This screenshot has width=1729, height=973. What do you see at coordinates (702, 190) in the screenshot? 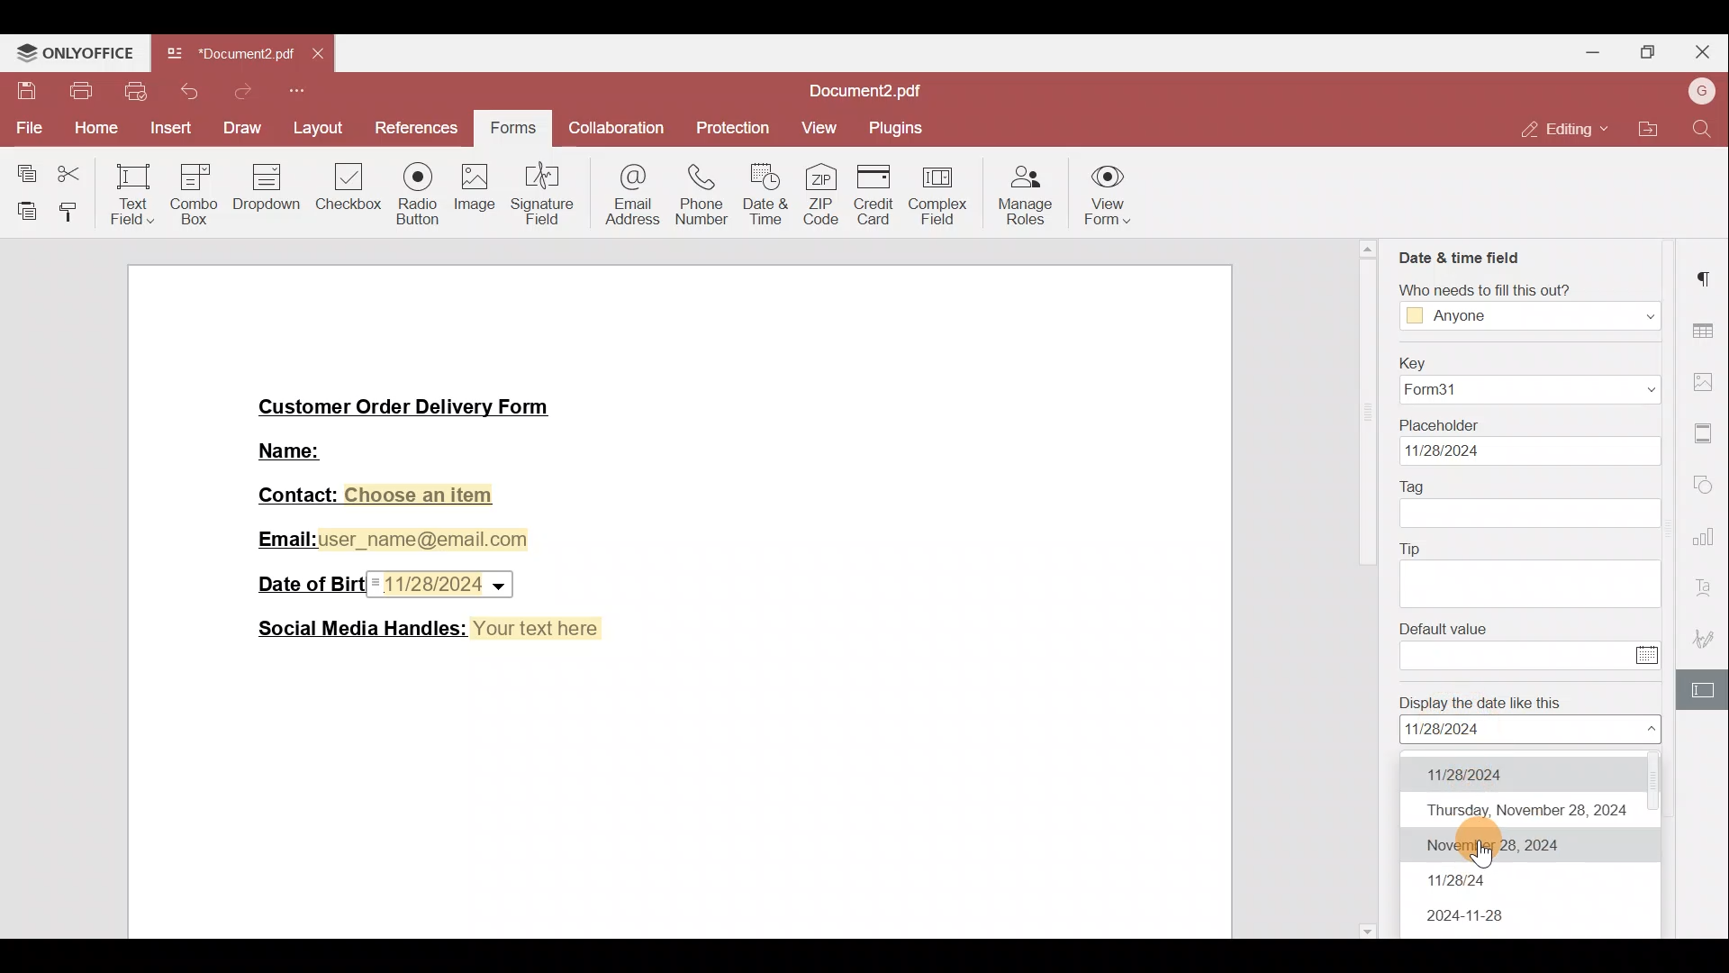
I see `Phone number` at bounding box center [702, 190].